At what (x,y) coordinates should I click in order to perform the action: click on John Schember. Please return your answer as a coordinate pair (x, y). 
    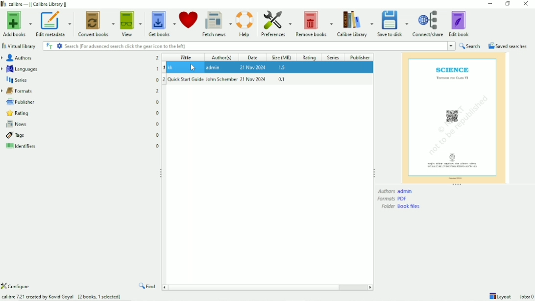
    Looking at the image, I should click on (222, 79).